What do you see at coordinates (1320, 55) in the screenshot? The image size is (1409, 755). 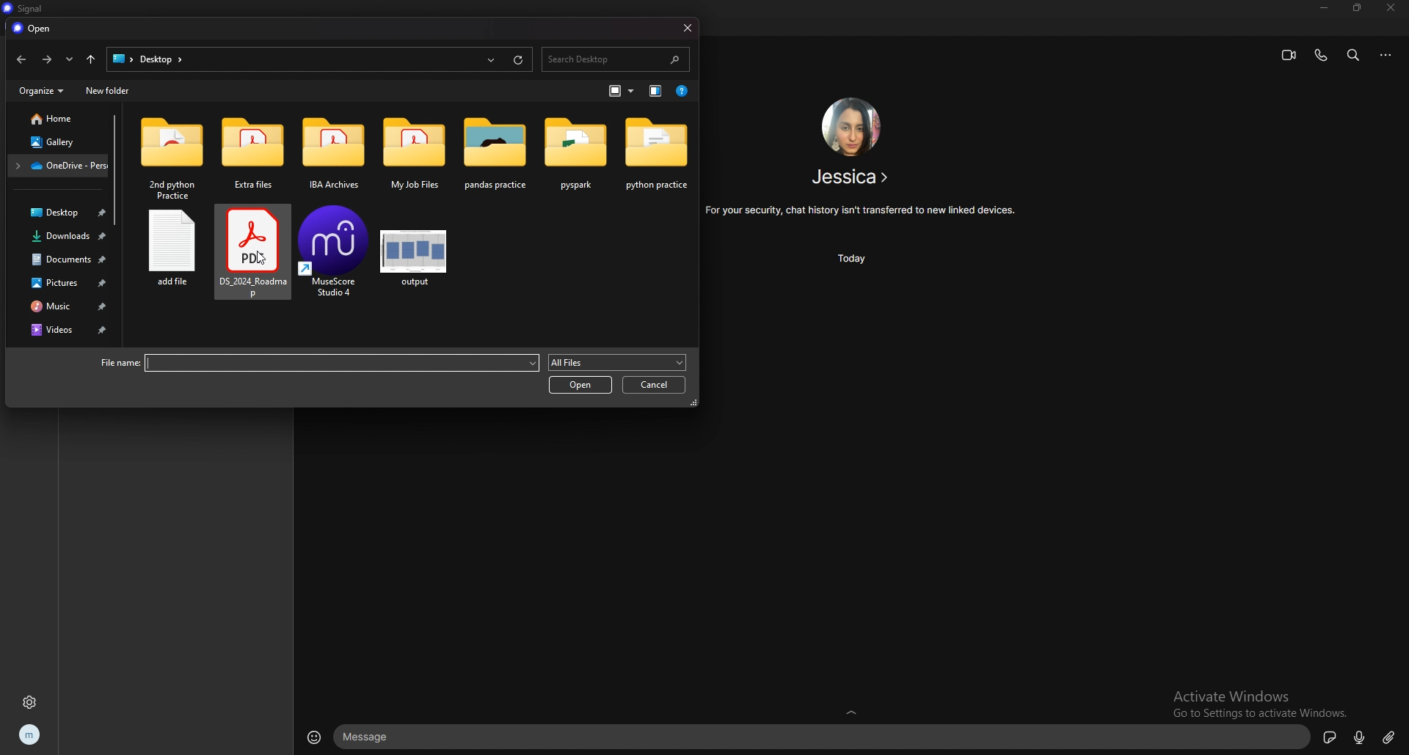 I see `voice call` at bounding box center [1320, 55].